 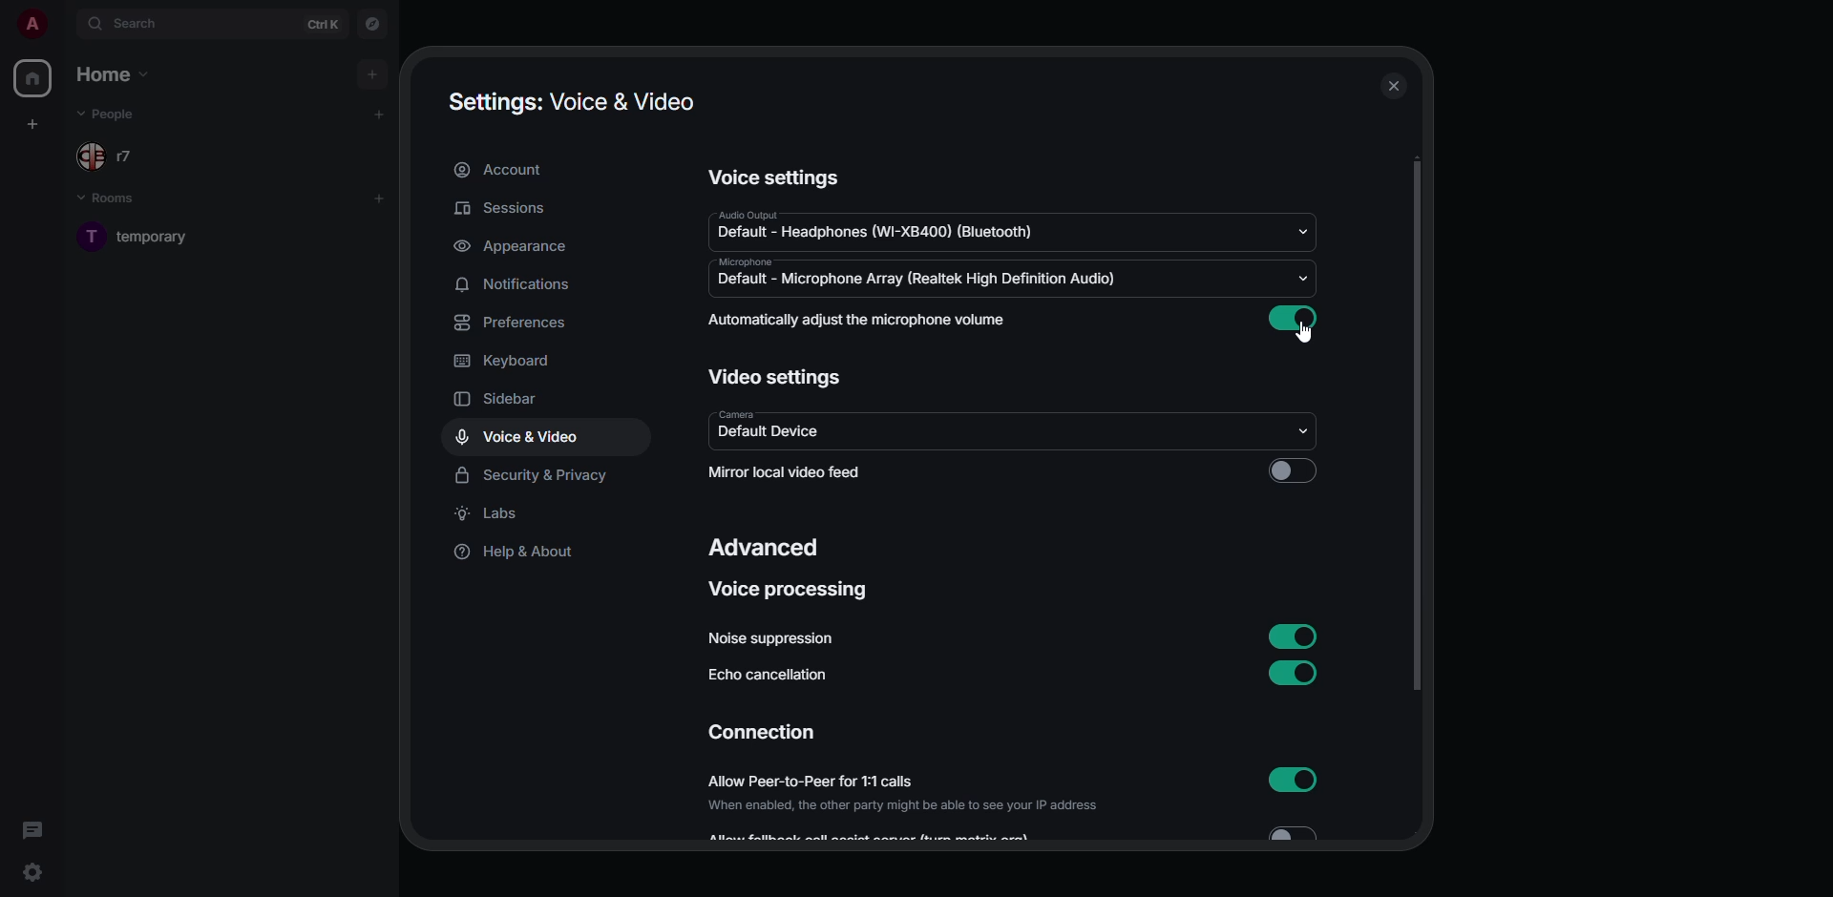 What do you see at coordinates (1290, 635) in the screenshot?
I see `enabled` at bounding box center [1290, 635].